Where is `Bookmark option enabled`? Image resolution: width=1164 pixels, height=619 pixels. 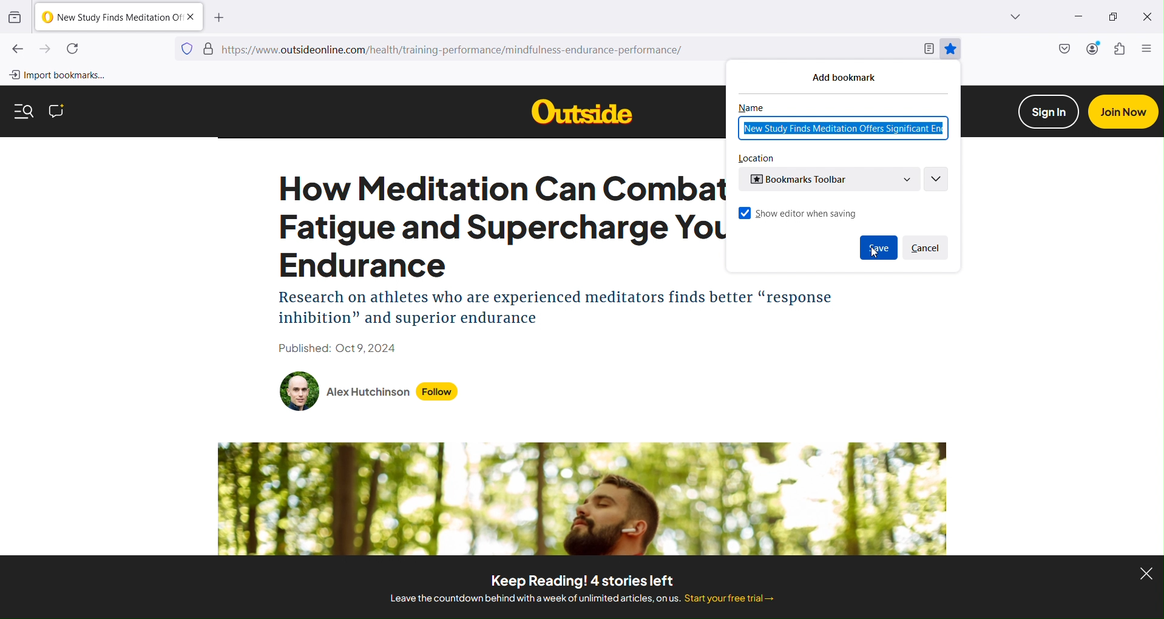
Bookmark option enabled is located at coordinates (950, 49).